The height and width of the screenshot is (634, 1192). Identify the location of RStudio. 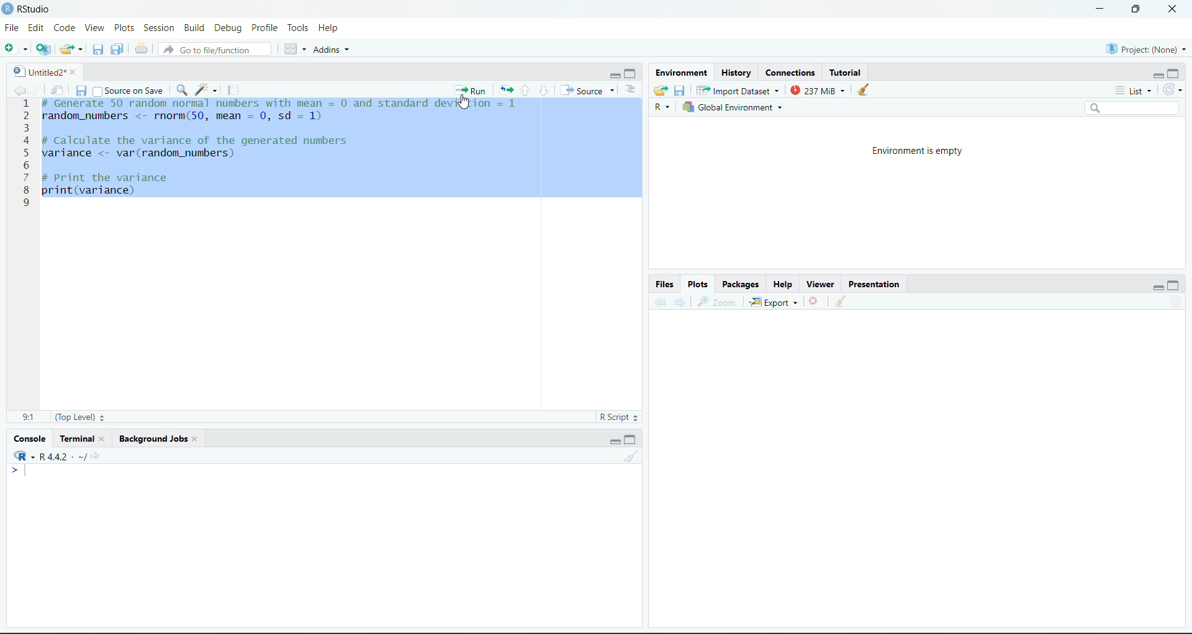
(35, 9).